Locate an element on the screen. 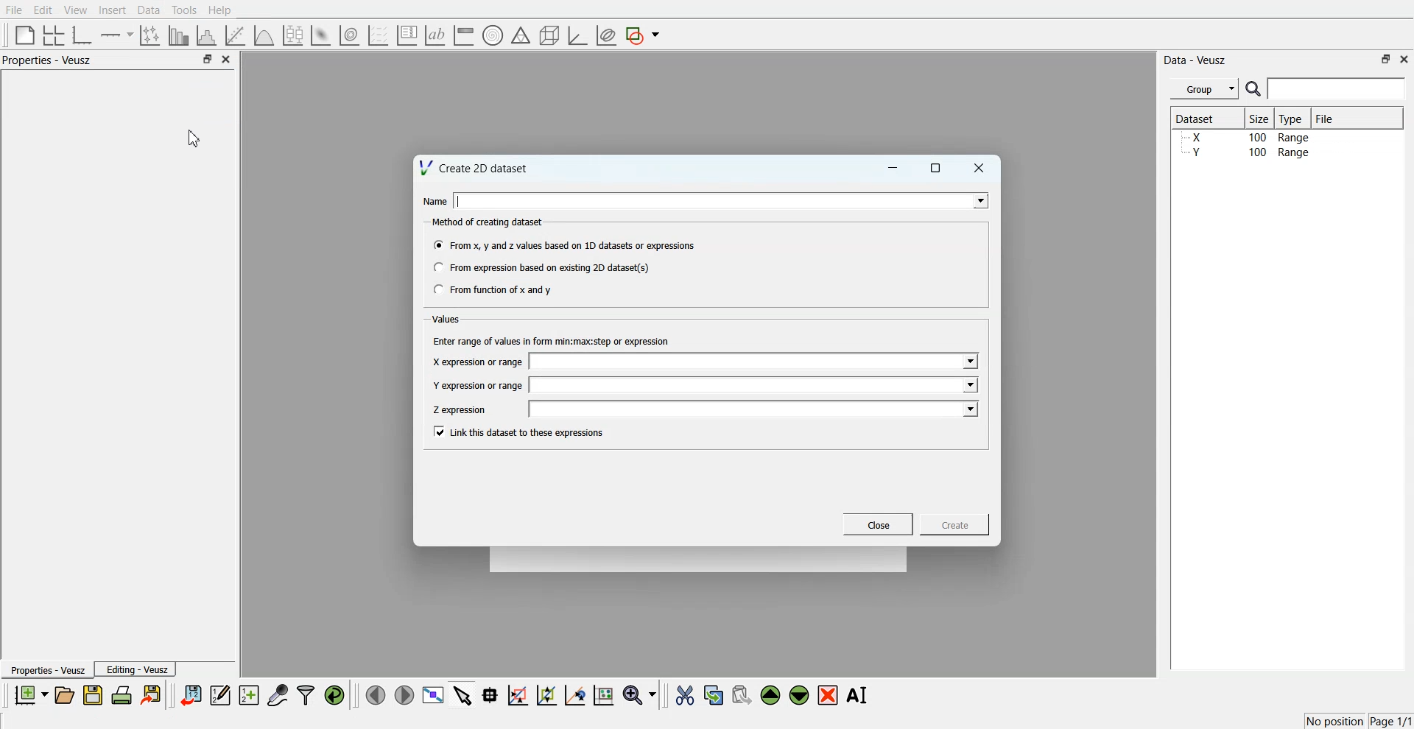 The width and height of the screenshot is (1414, 729). Properties - Veusz is located at coordinates (46, 669).